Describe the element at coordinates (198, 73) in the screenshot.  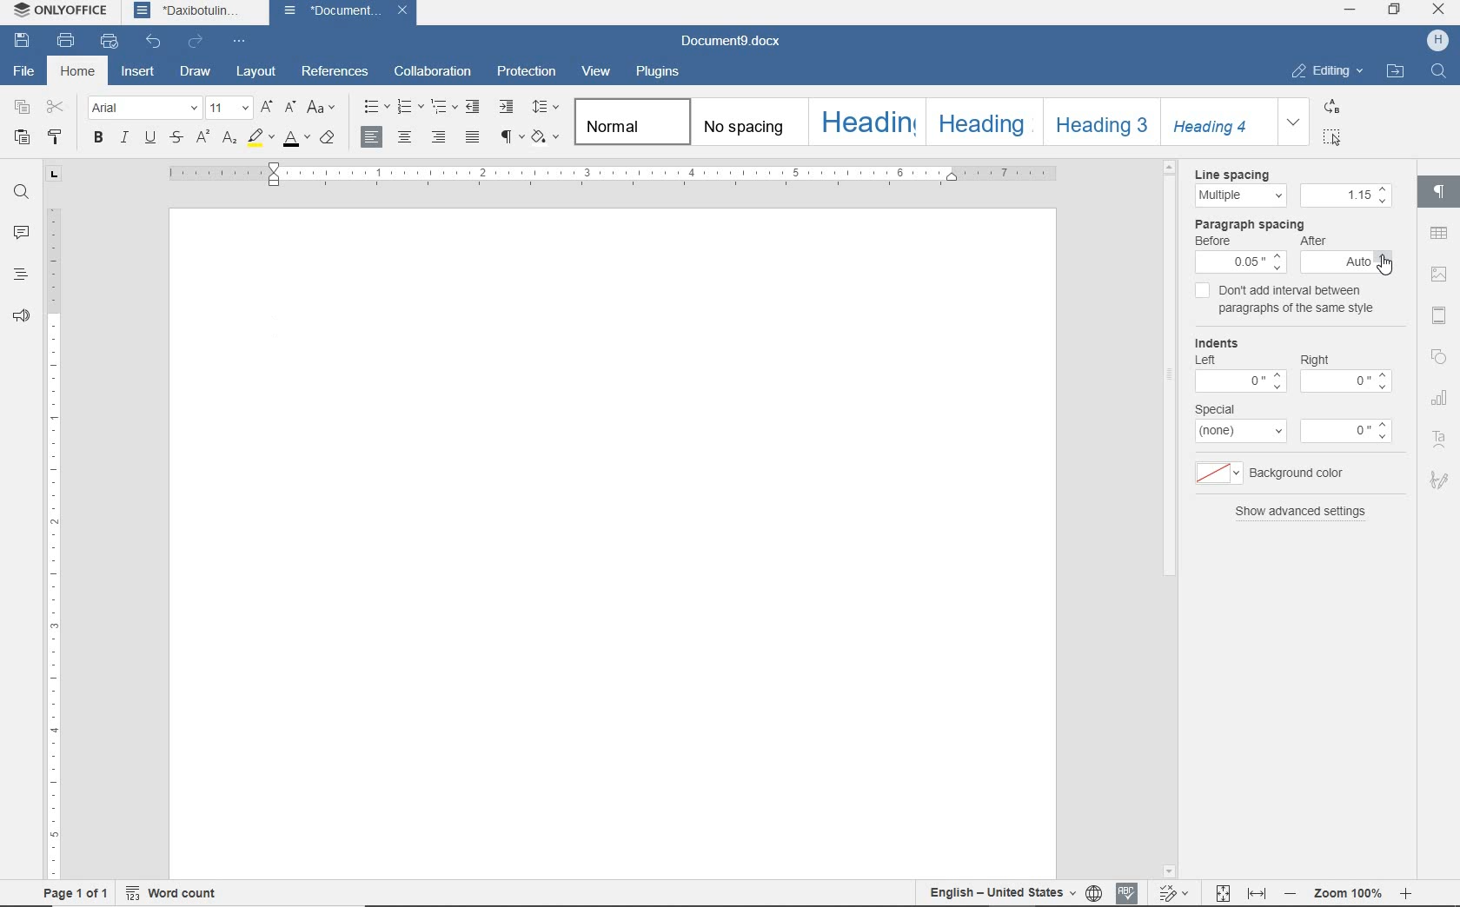
I see `draw` at that location.